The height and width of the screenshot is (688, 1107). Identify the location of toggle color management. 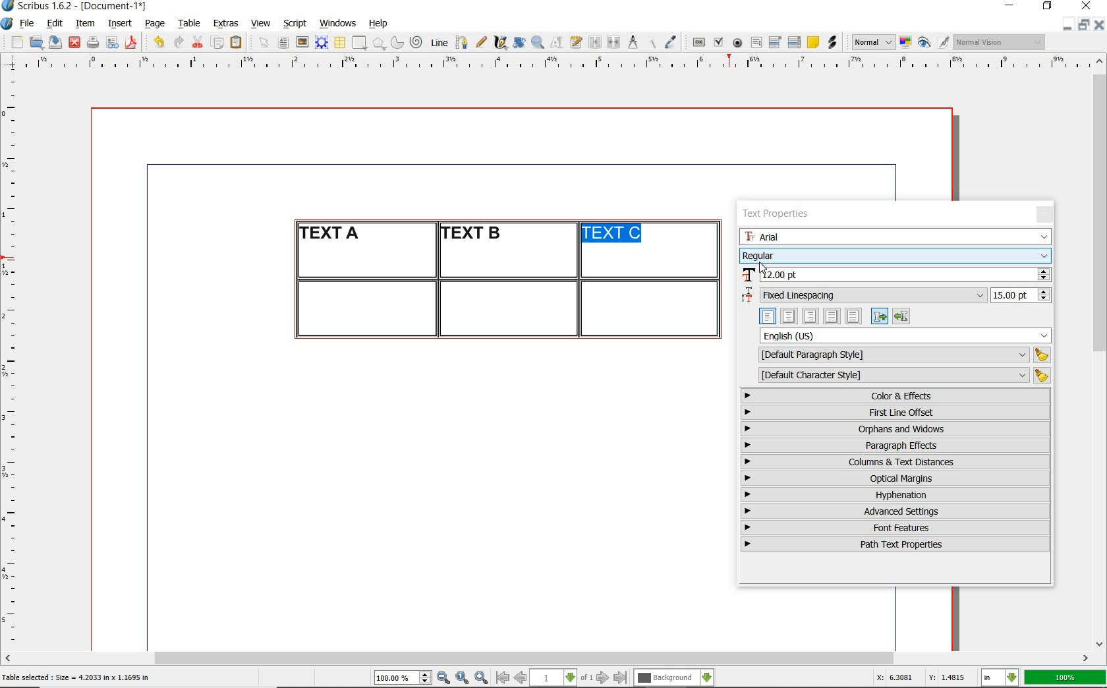
(907, 43).